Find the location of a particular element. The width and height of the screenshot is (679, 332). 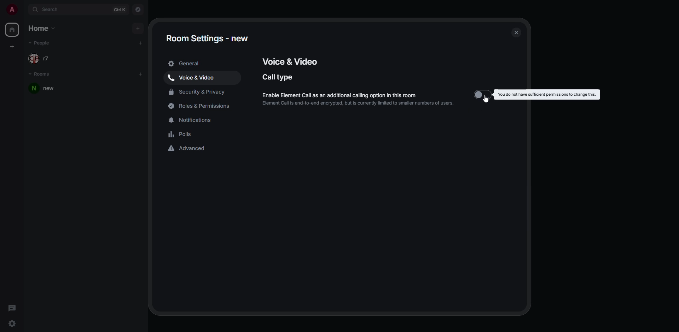

add is located at coordinates (137, 28).